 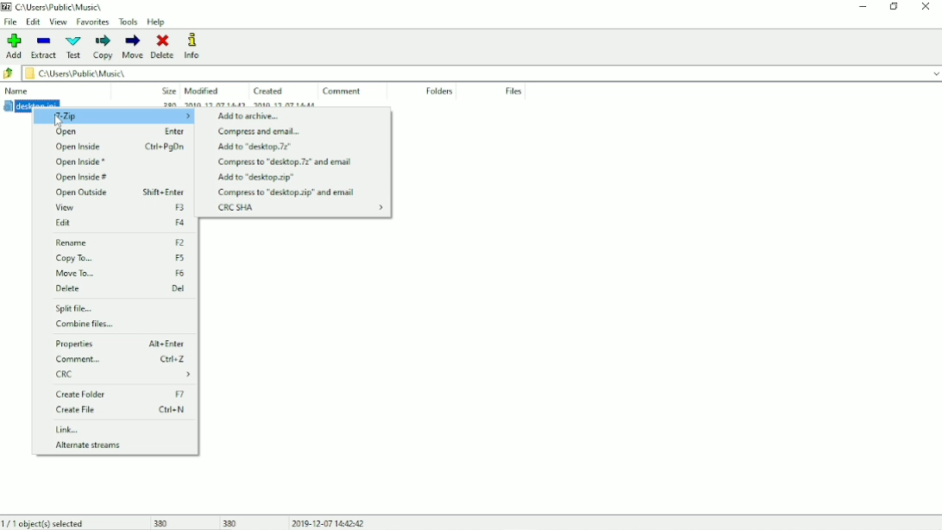 I want to click on Info, so click(x=192, y=46).